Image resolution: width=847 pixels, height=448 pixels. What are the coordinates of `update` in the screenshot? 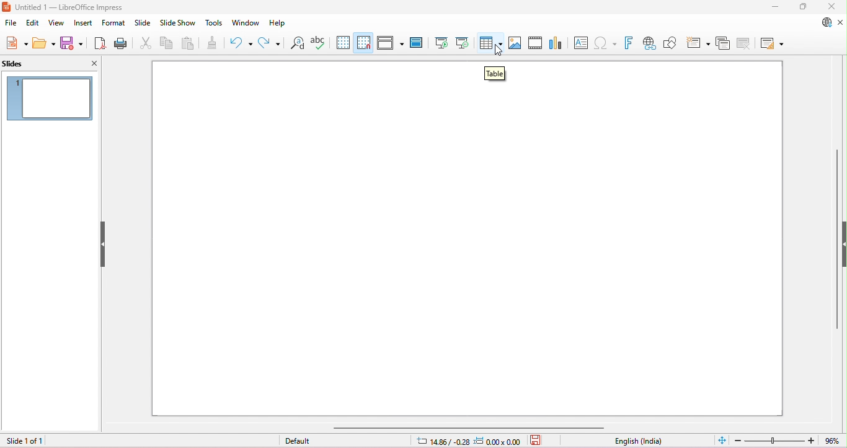 It's located at (824, 22).